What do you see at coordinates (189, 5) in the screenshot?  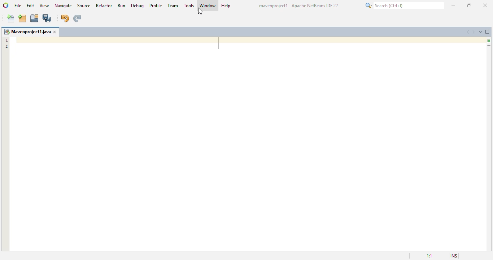 I see `tools` at bounding box center [189, 5].